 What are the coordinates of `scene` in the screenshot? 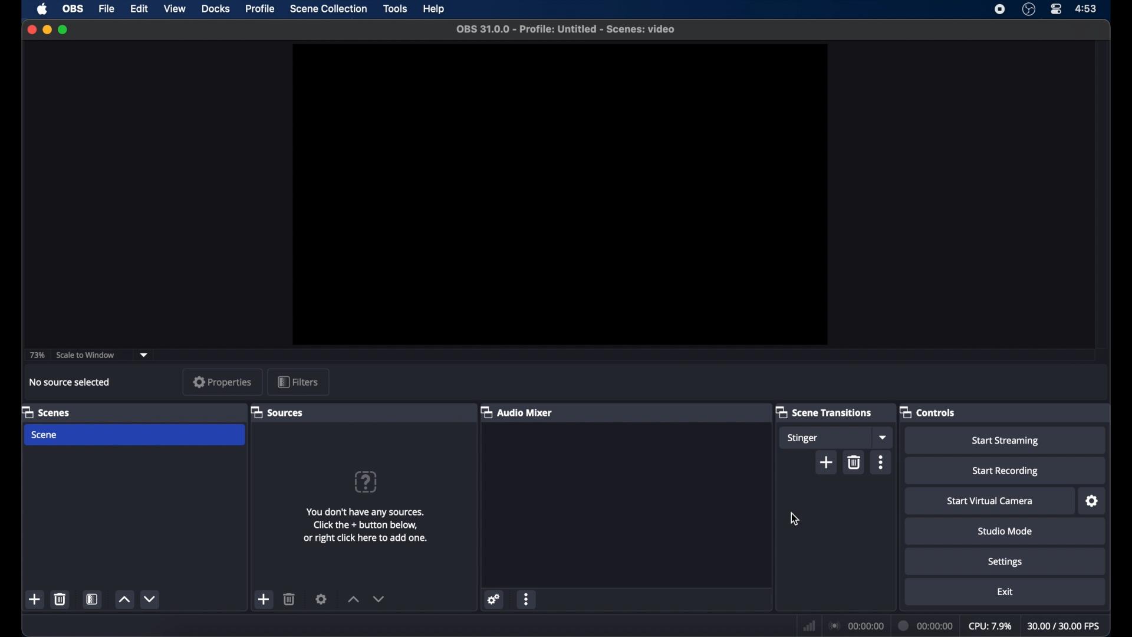 It's located at (45, 435).